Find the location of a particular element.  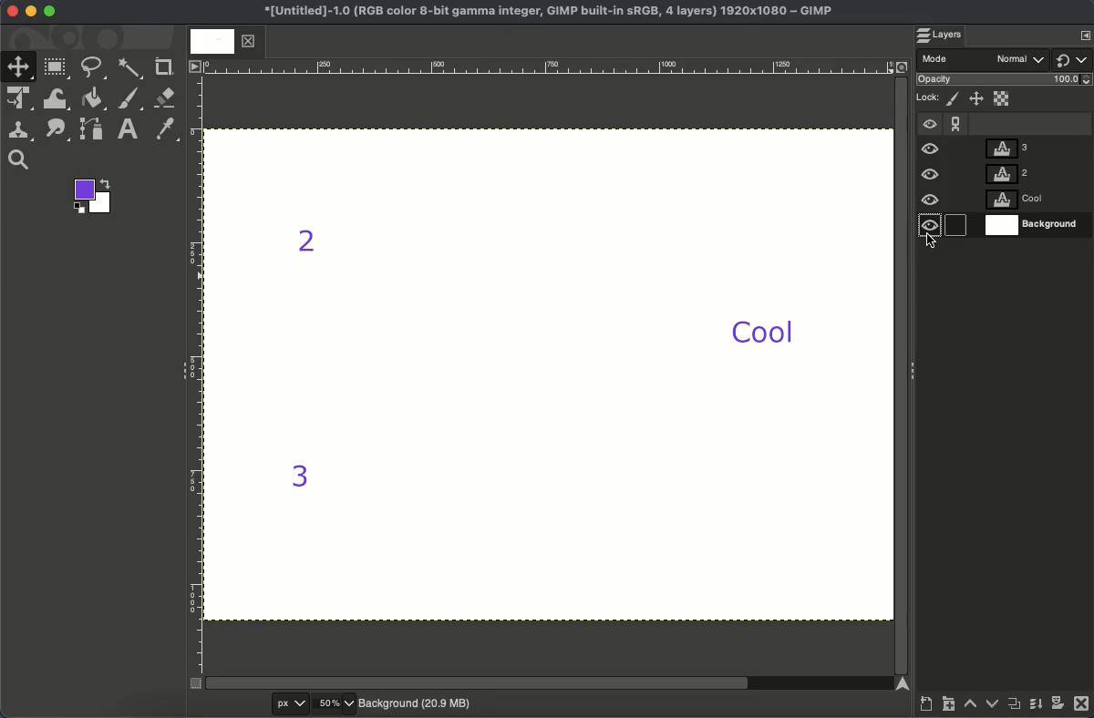

Fuzzy select is located at coordinates (129, 68).